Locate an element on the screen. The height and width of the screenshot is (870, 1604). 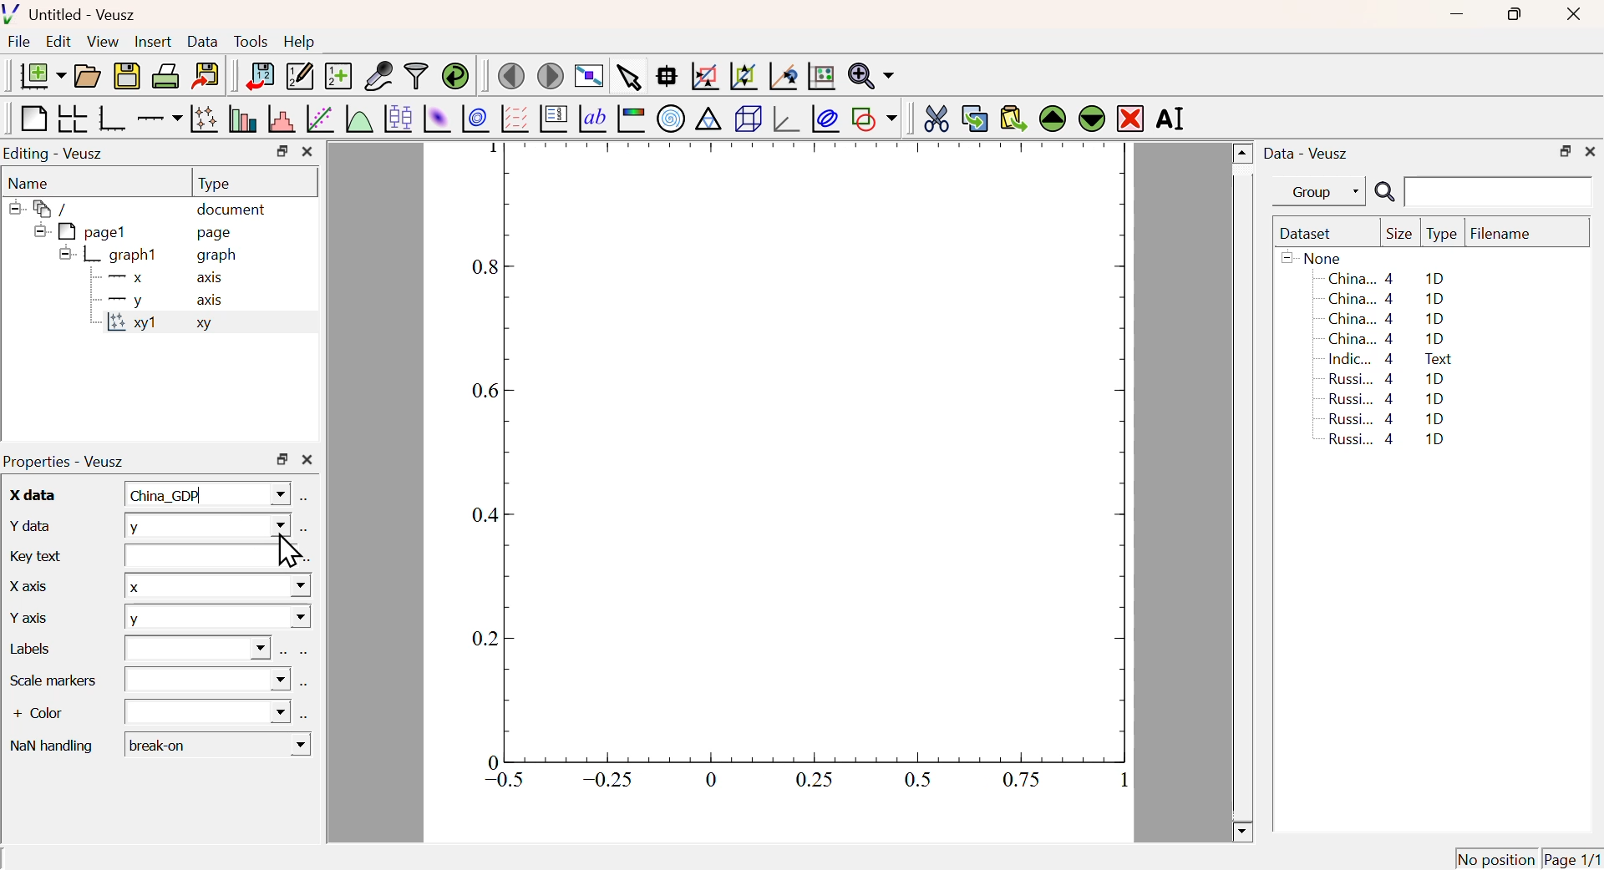
Blank Page is located at coordinates (32, 119).